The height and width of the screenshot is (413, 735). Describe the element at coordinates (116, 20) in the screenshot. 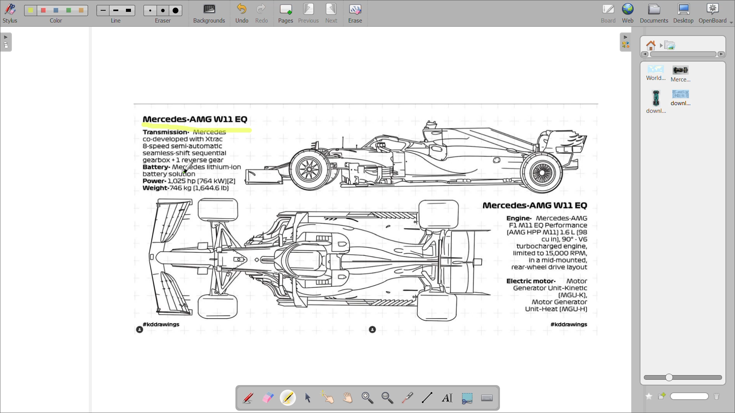

I see `line` at that location.